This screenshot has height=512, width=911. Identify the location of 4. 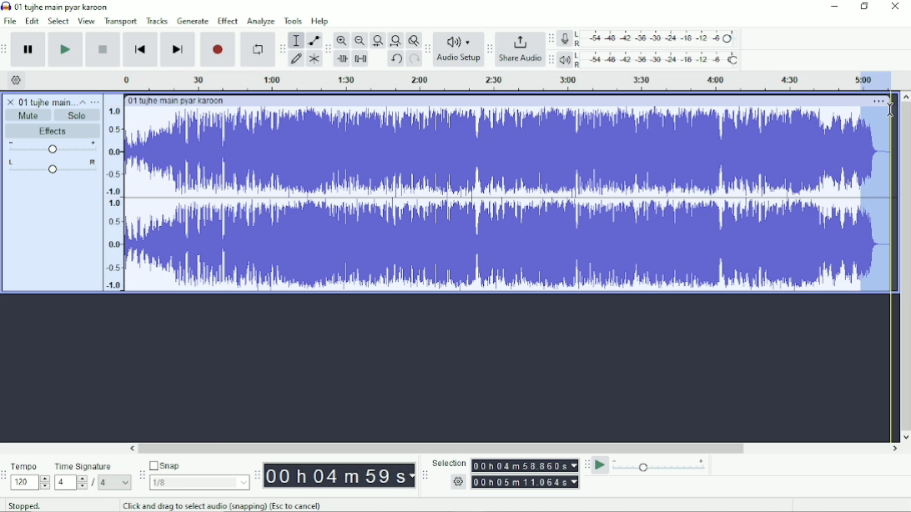
(70, 484).